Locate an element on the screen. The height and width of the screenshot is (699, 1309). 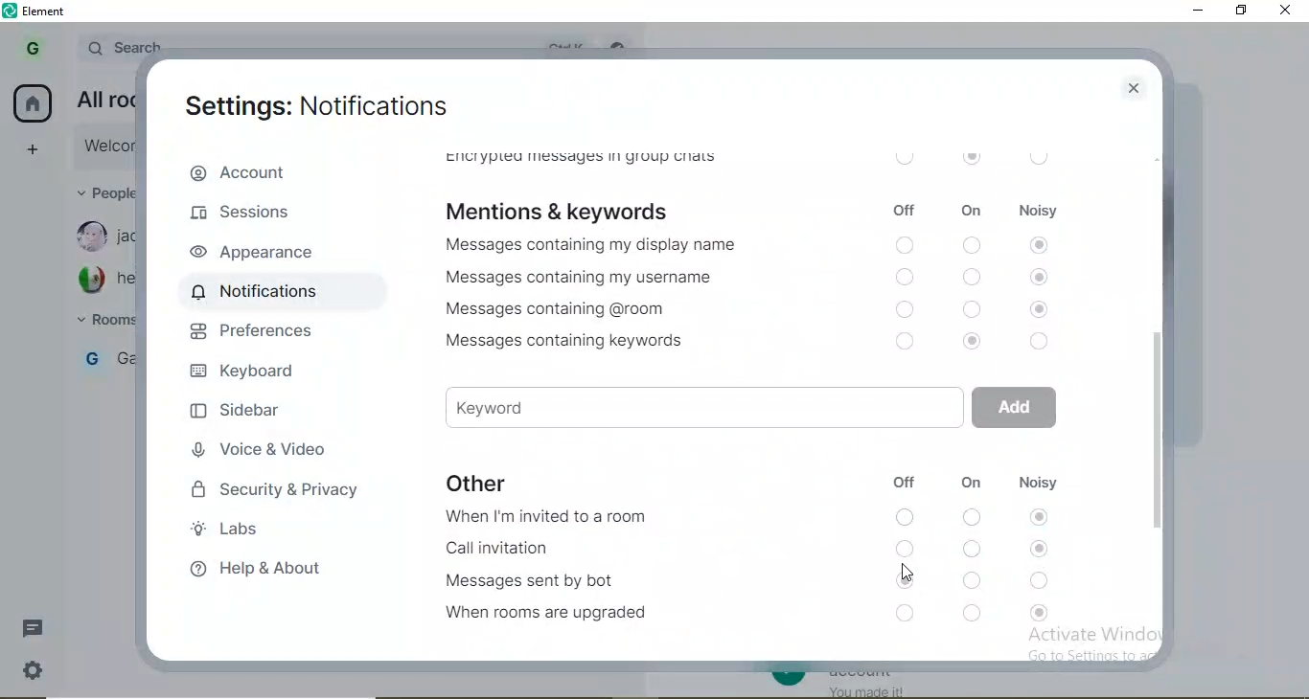
add is located at coordinates (1016, 407).